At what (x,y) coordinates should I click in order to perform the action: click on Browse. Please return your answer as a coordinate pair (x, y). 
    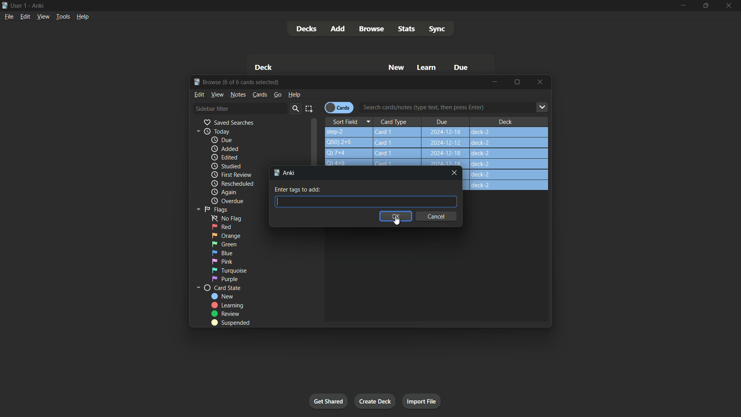
    Looking at the image, I should click on (208, 81).